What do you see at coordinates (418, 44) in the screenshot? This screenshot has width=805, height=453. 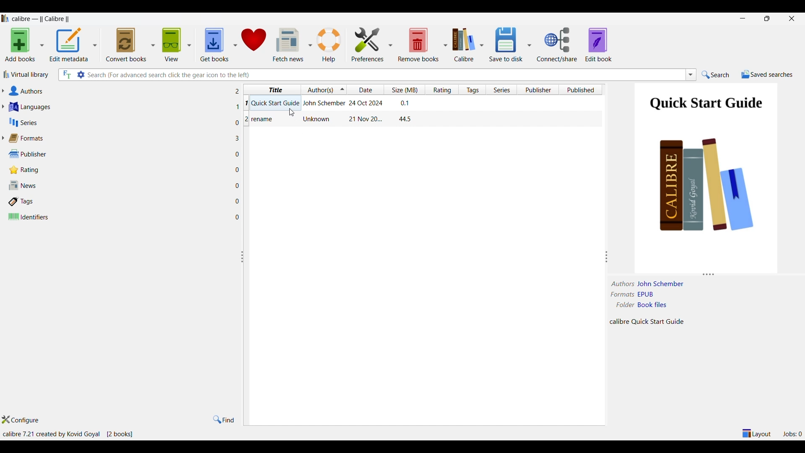 I see `Remove books` at bounding box center [418, 44].